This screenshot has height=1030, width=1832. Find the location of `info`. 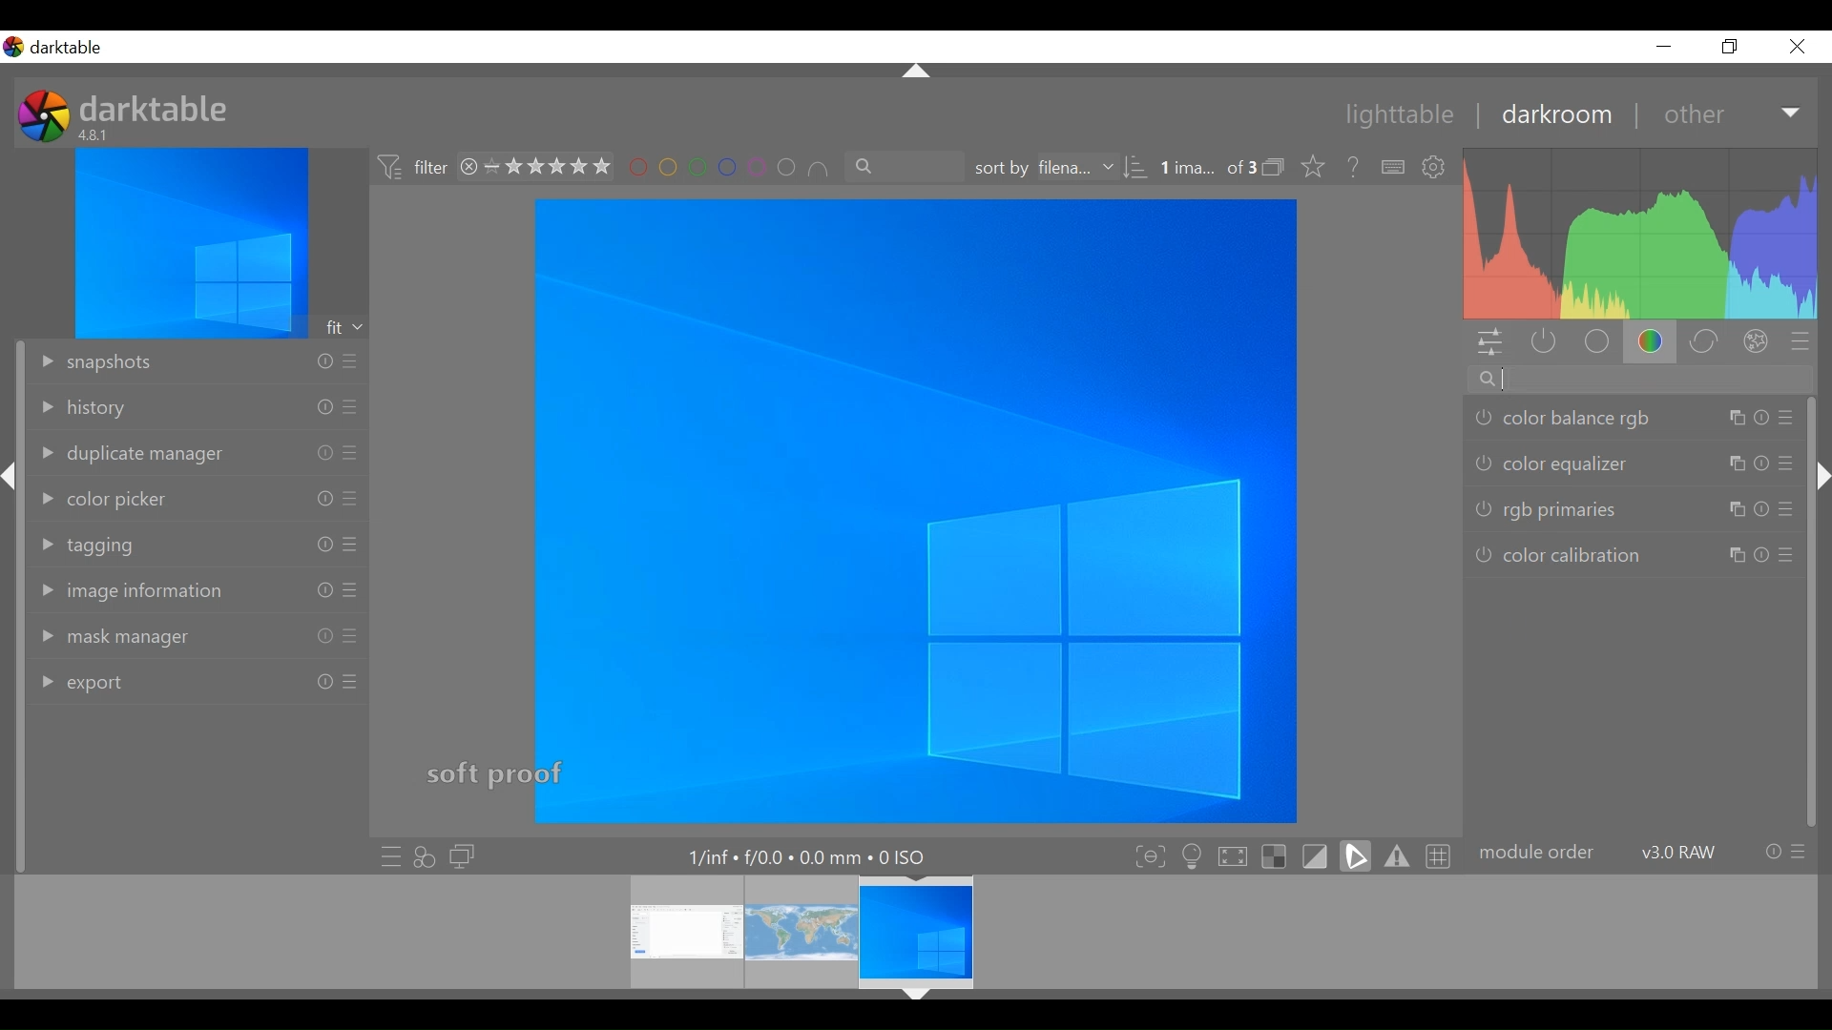

info is located at coordinates (323, 453).